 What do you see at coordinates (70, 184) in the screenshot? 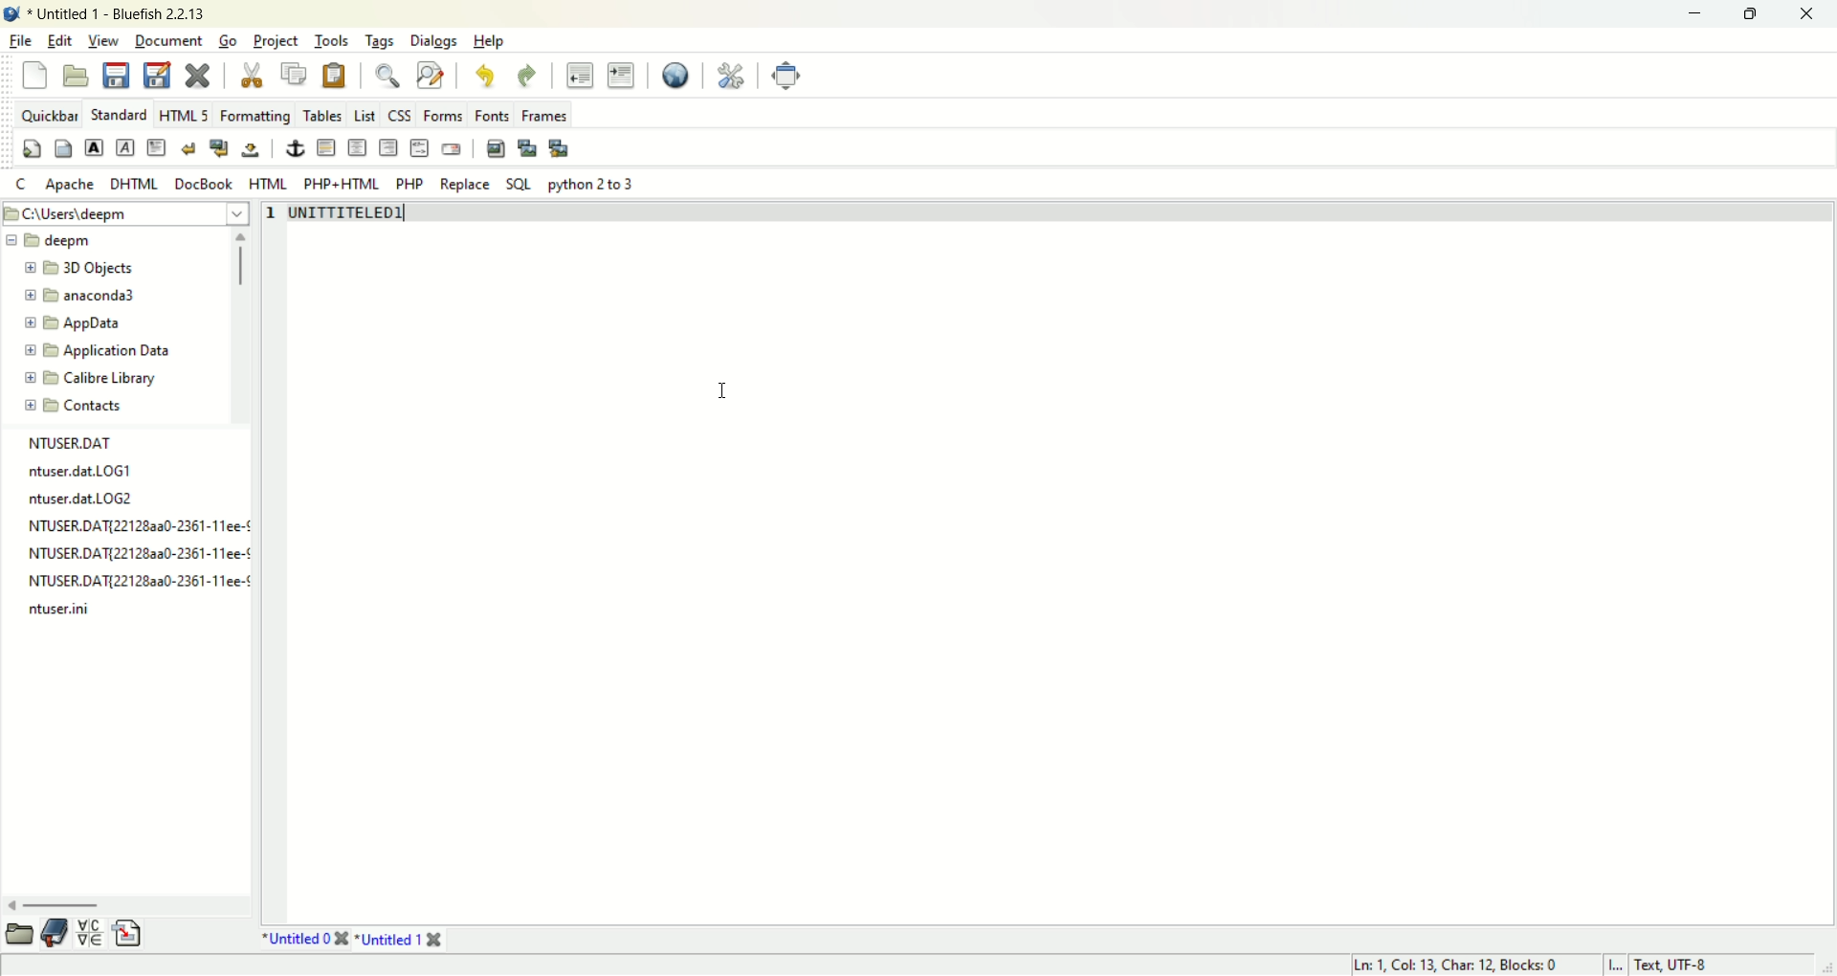
I see `Apache` at bounding box center [70, 184].